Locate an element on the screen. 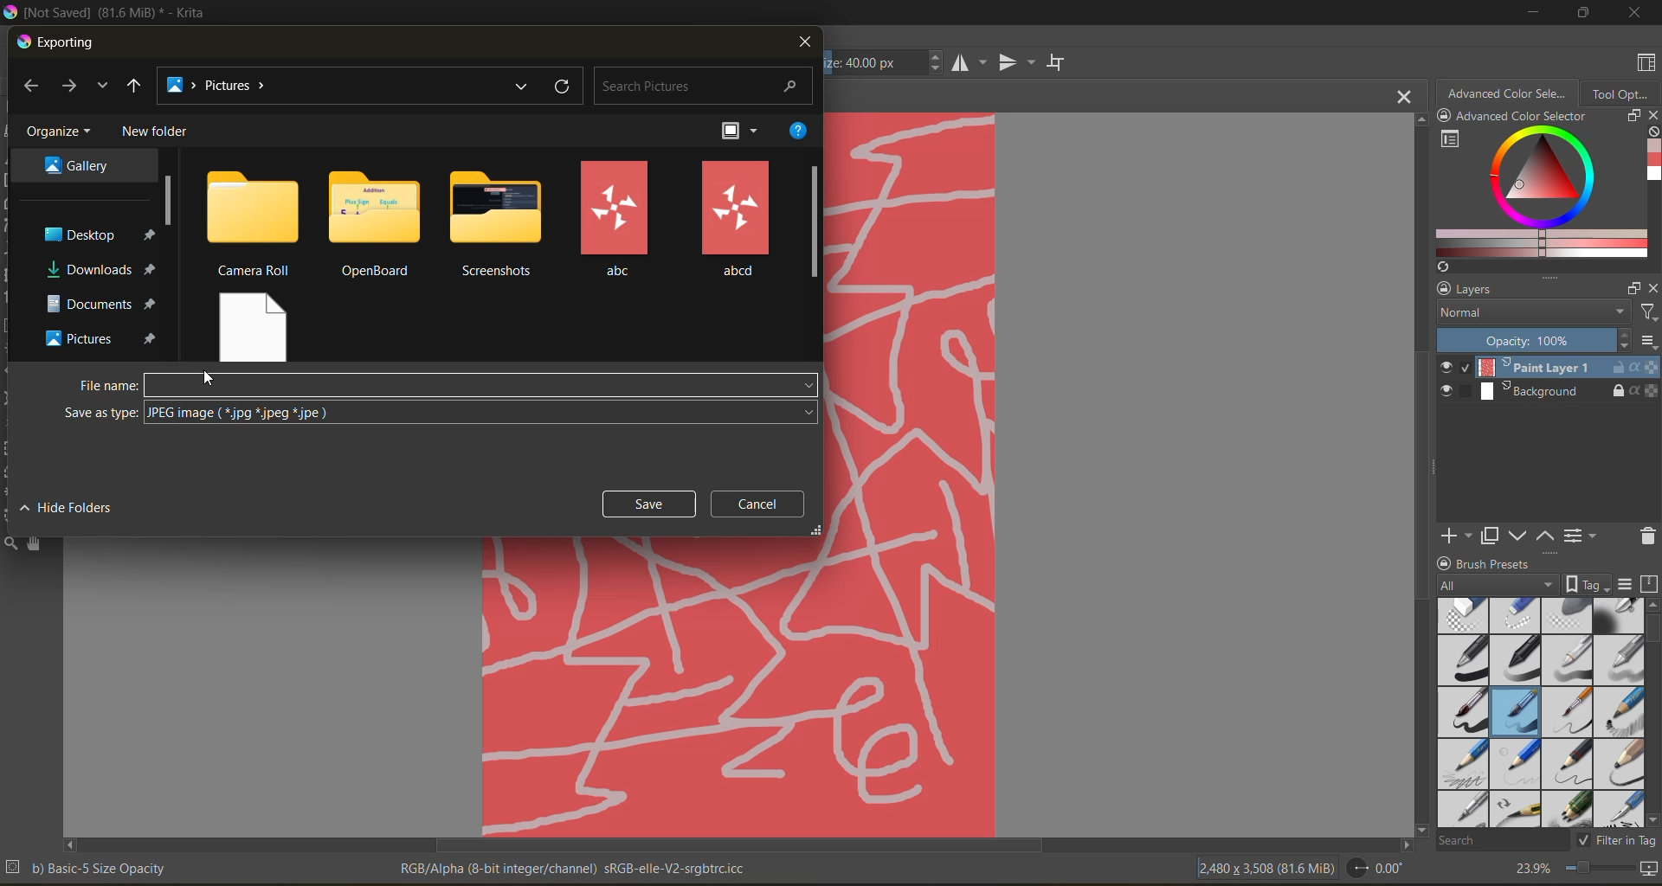 Image resolution: width=1662 pixels, height=886 pixels. hide folders is located at coordinates (72, 506).